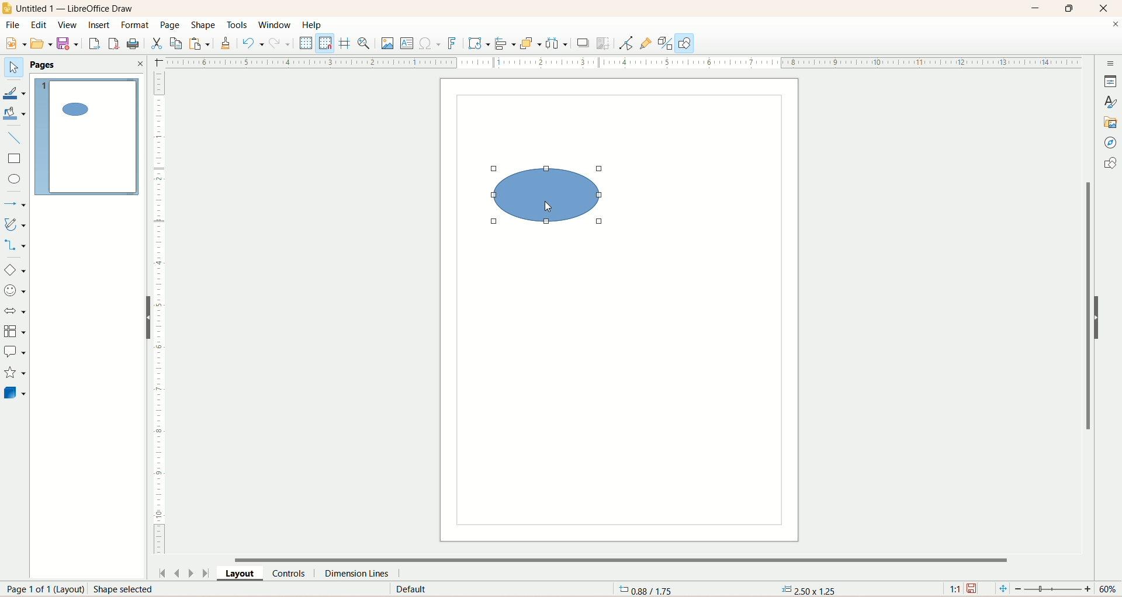 Image resolution: width=1122 pixels, height=597 pixels. Describe the element at coordinates (14, 352) in the screenshot. I see `callout` at that location.